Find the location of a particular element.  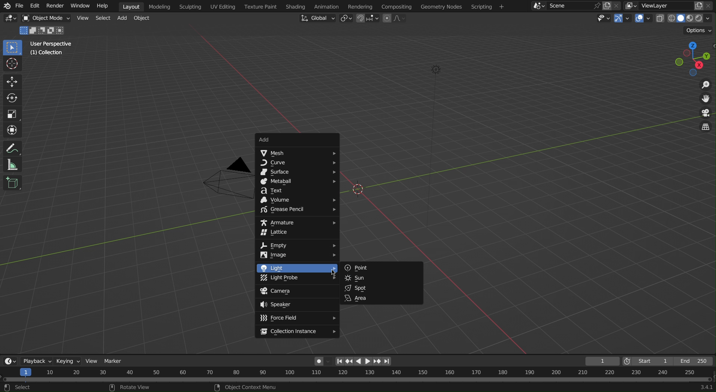

Select is located at coordinates (103, 18).